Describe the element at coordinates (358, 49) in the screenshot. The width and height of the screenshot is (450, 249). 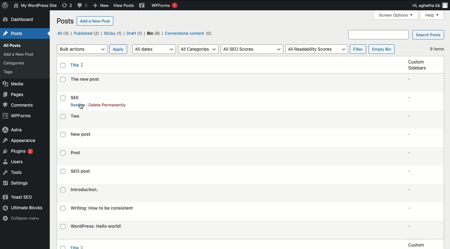
I see `filter` at that location.